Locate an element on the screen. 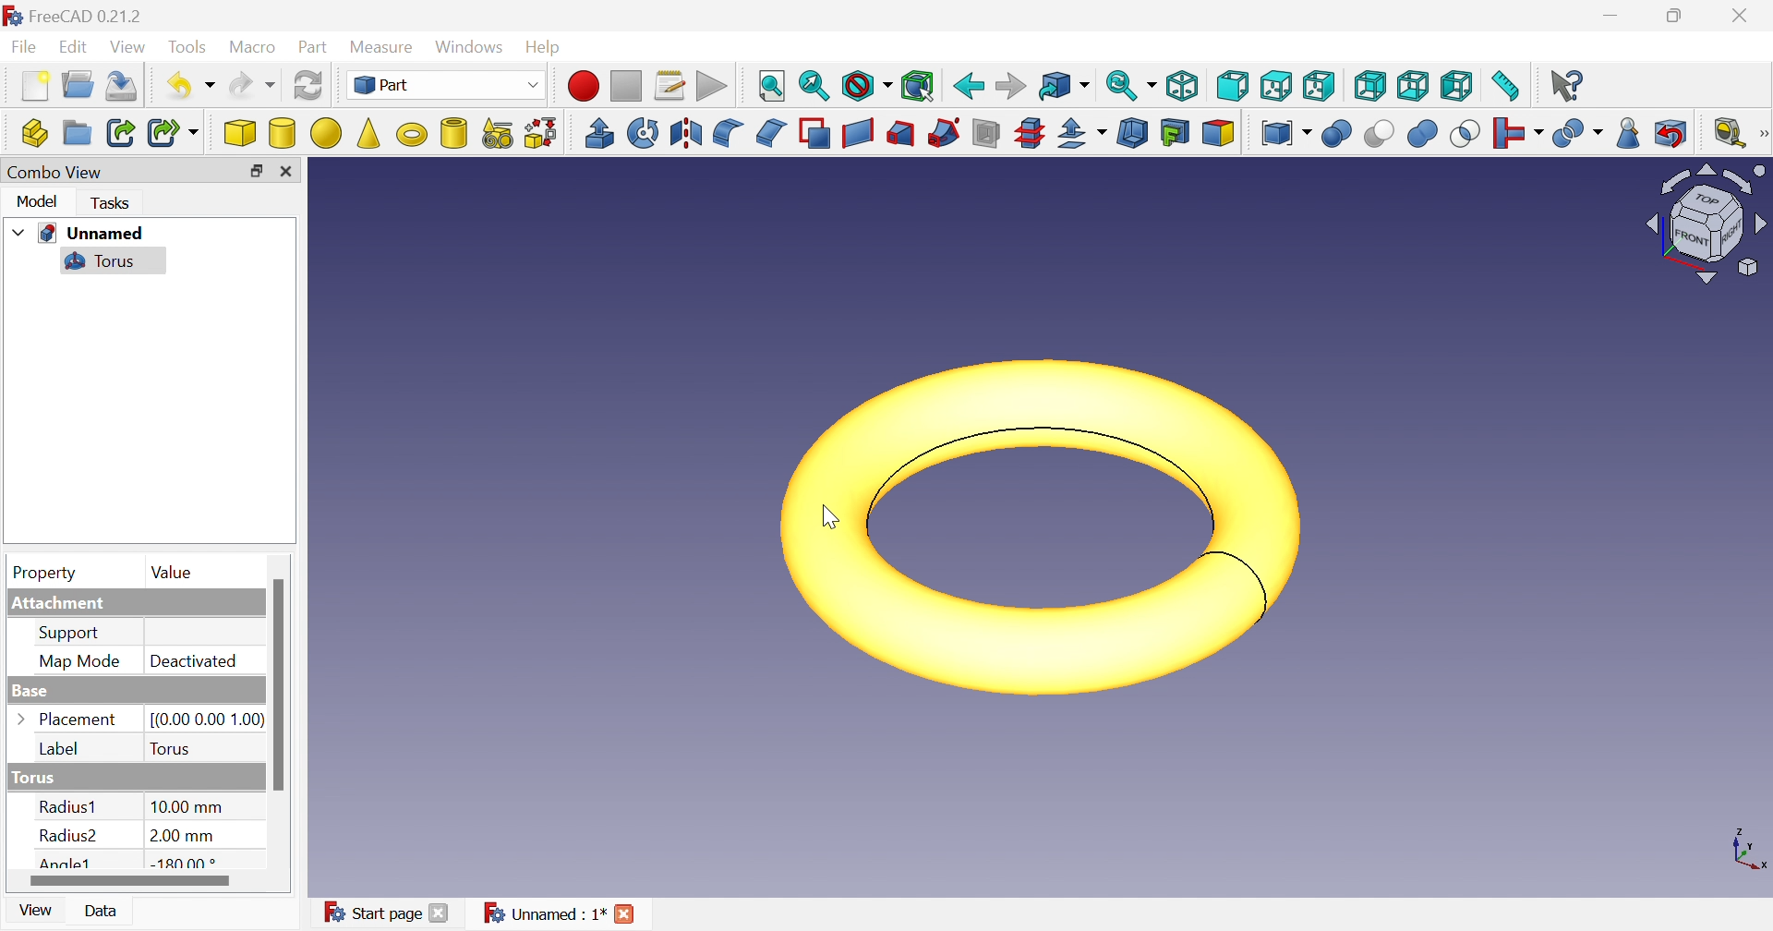 The width and height of the screenshot is (1773, 931). Go to linked object is located at coordinates (1061, 87).